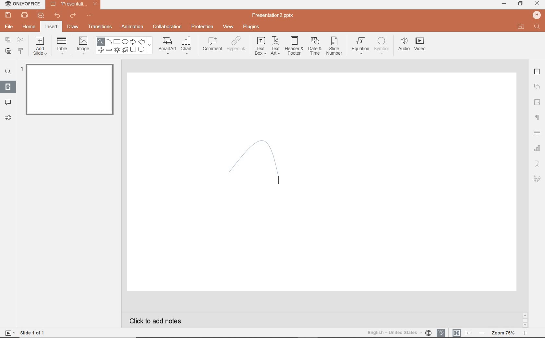  What do you see at coordinates (504, 4) in the screenshot?
I see `MINIMIZE` at bounding box center [504, 4].